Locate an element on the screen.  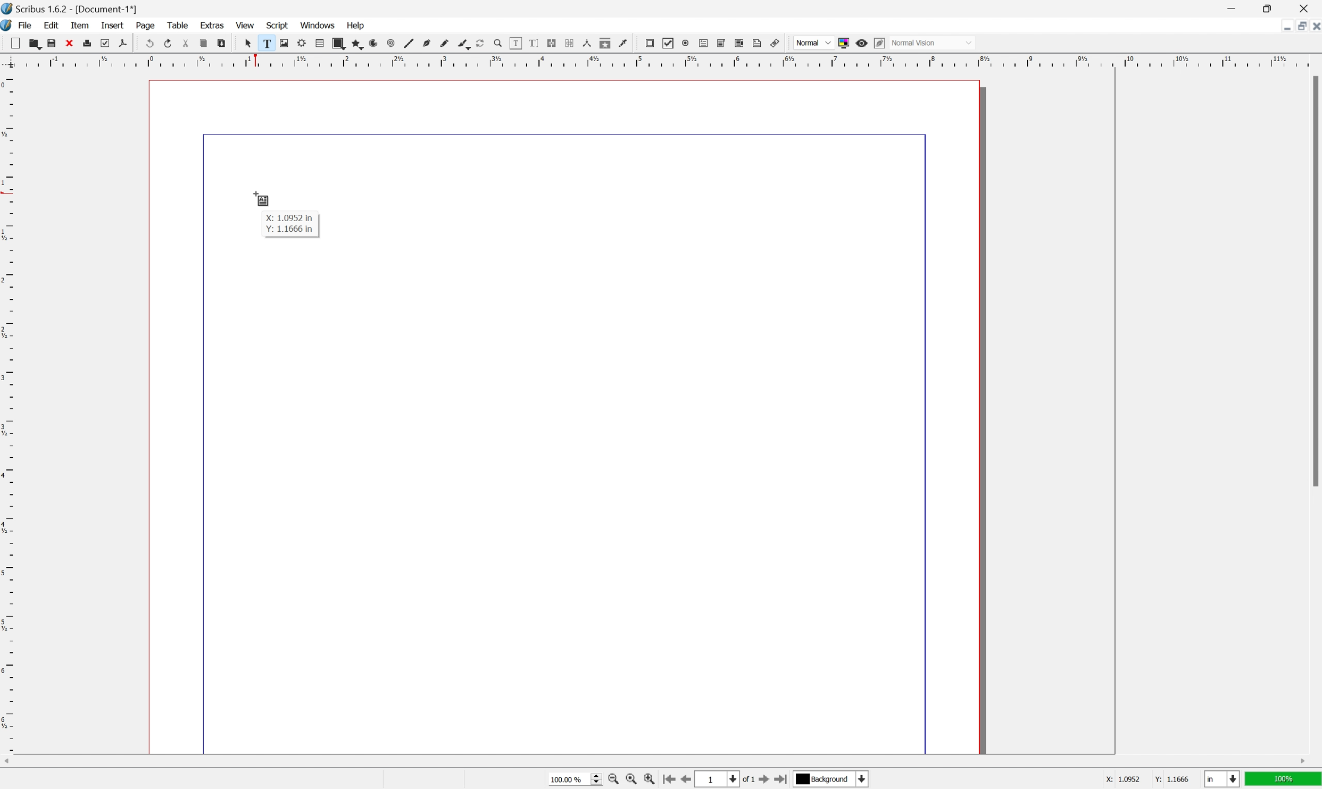
eye dropper is located at coordinates (623, 43).